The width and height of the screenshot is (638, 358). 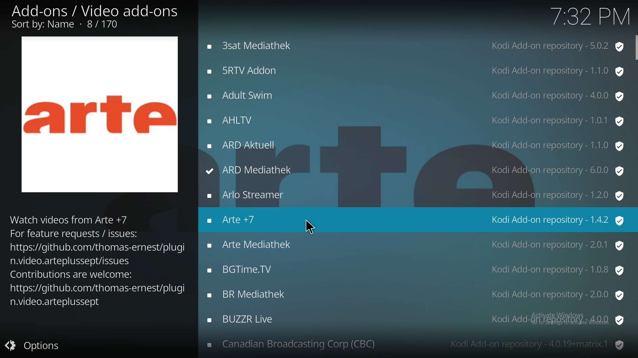 What do you see at coordinates (417, 219) in the screenshot?
I see `add on` at bounding box center [417, 219].